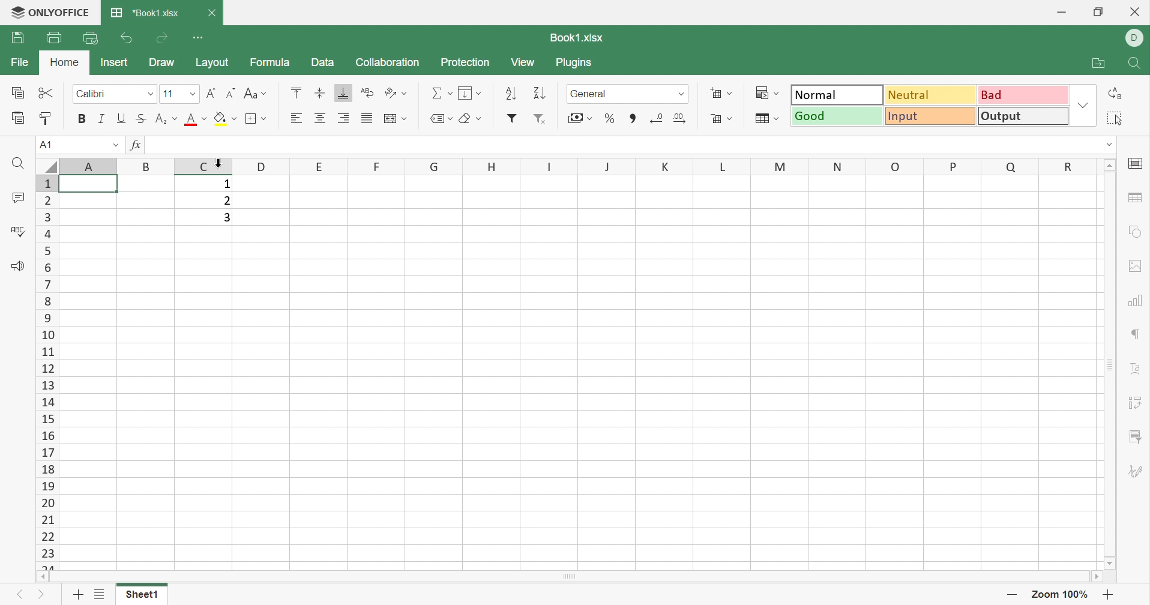 This screenshot has height=605, width=1150. I want to click on Save, so click(18, 36).